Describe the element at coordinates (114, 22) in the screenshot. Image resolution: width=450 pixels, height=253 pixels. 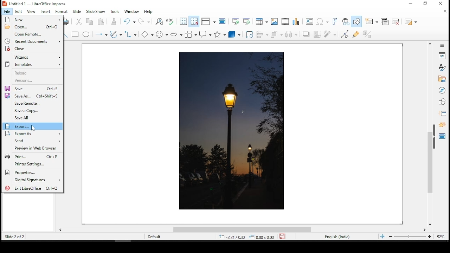
I see `paste` at that location.